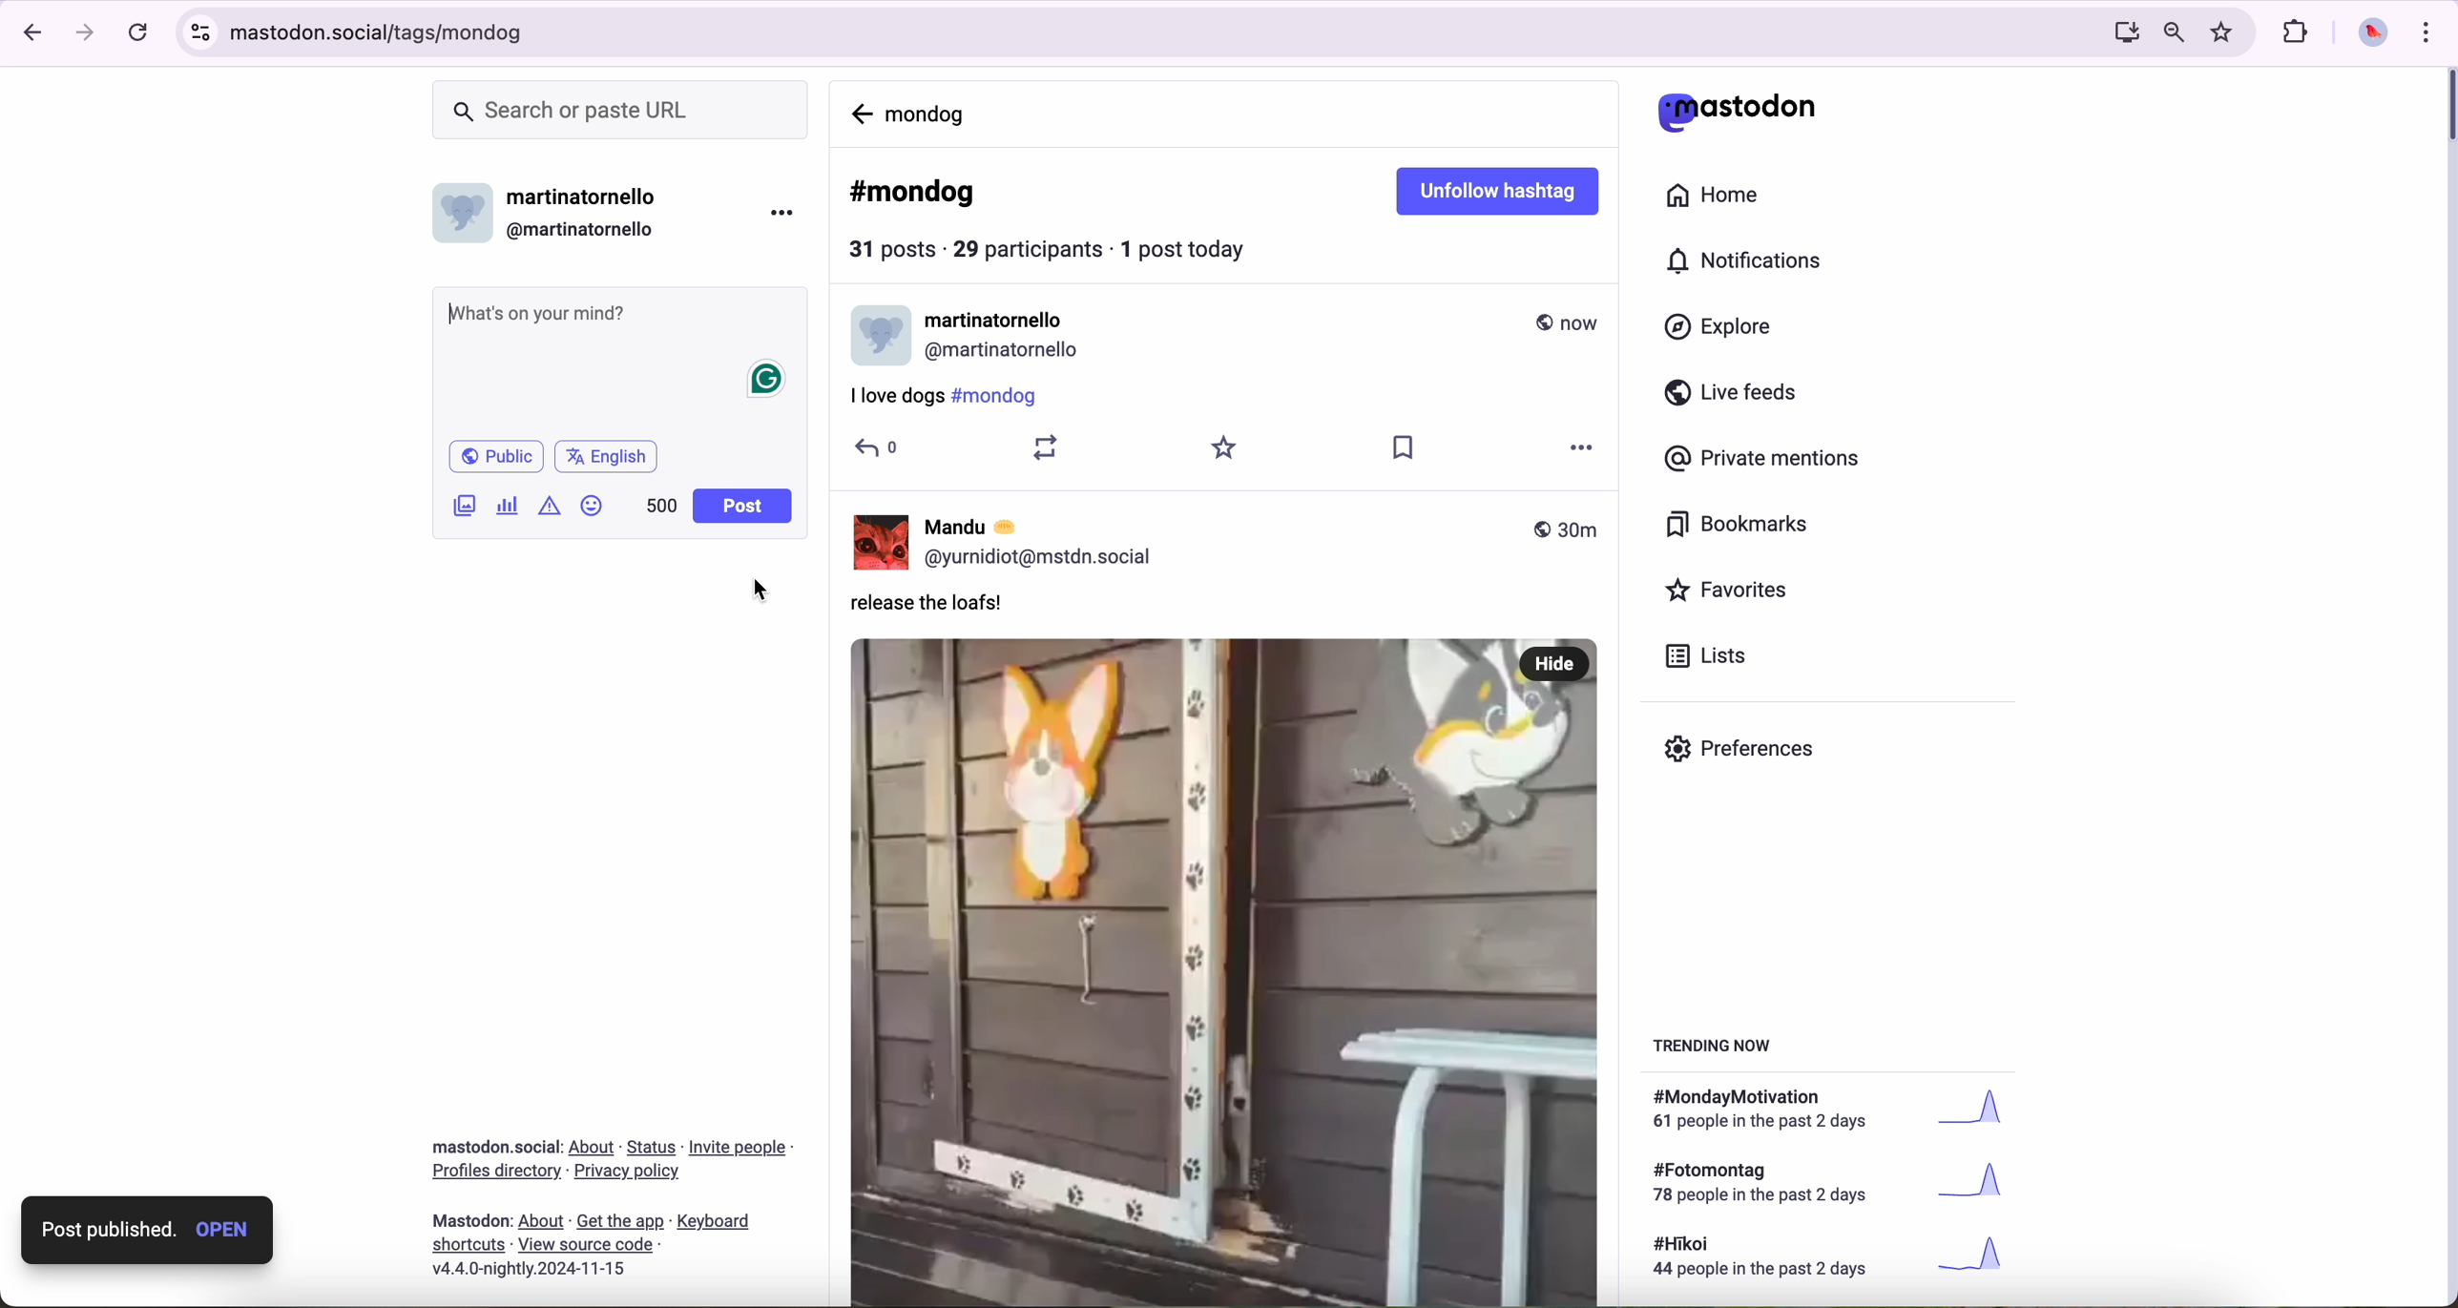  I want to click on hide, so click(1556, 453).